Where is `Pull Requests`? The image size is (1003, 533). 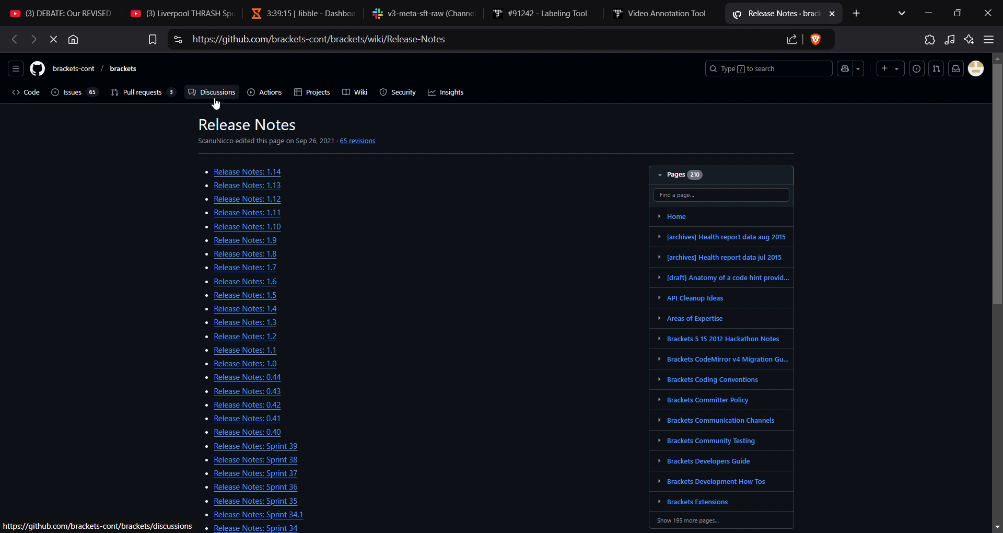
Pull Requests is located at coordinates (935, 67).